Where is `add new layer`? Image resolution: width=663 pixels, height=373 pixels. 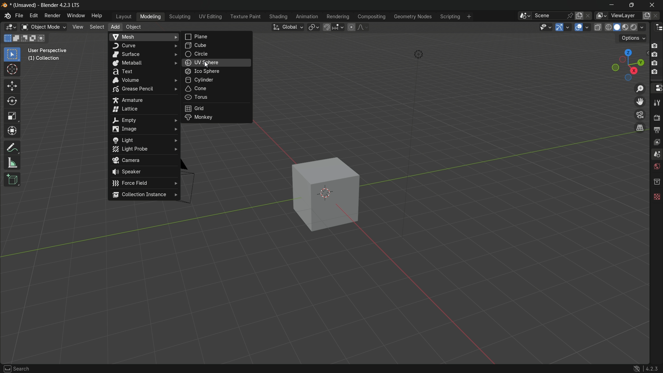
add new layer is located at coordinates (647, 16).